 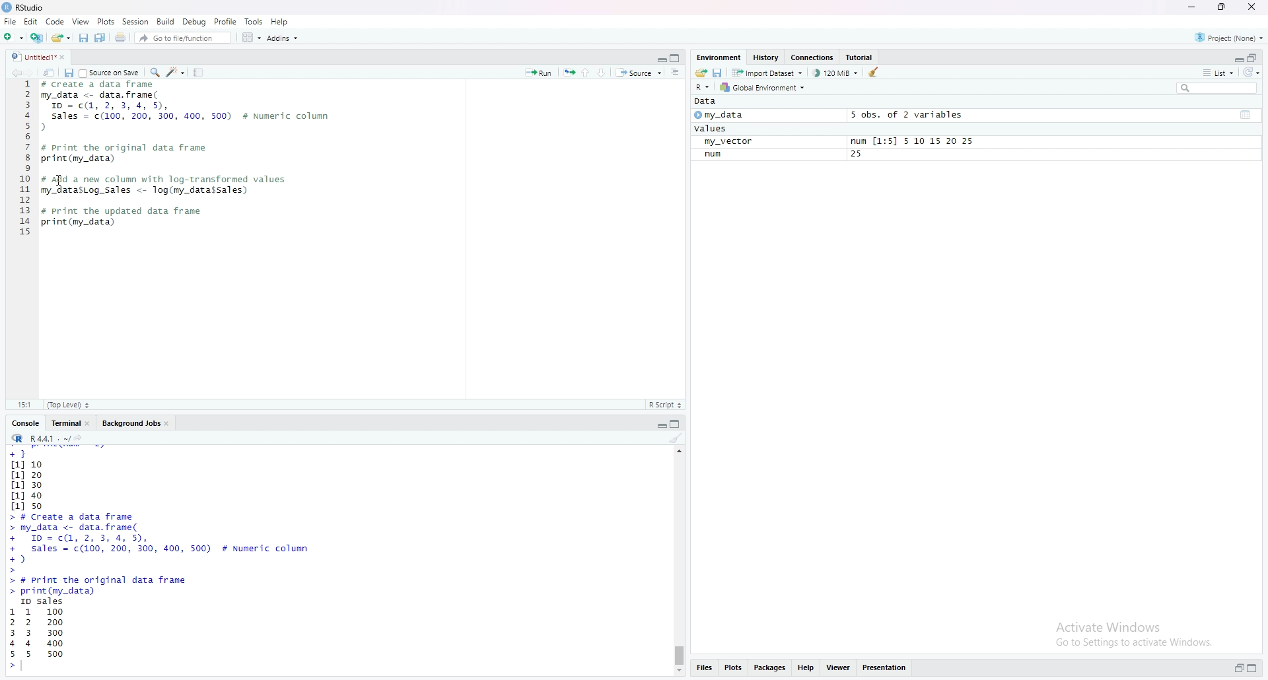 What do you see at coordinates (1236, 667) in the screenshot?
I see `minimize` at bounding box center [1236, 667].